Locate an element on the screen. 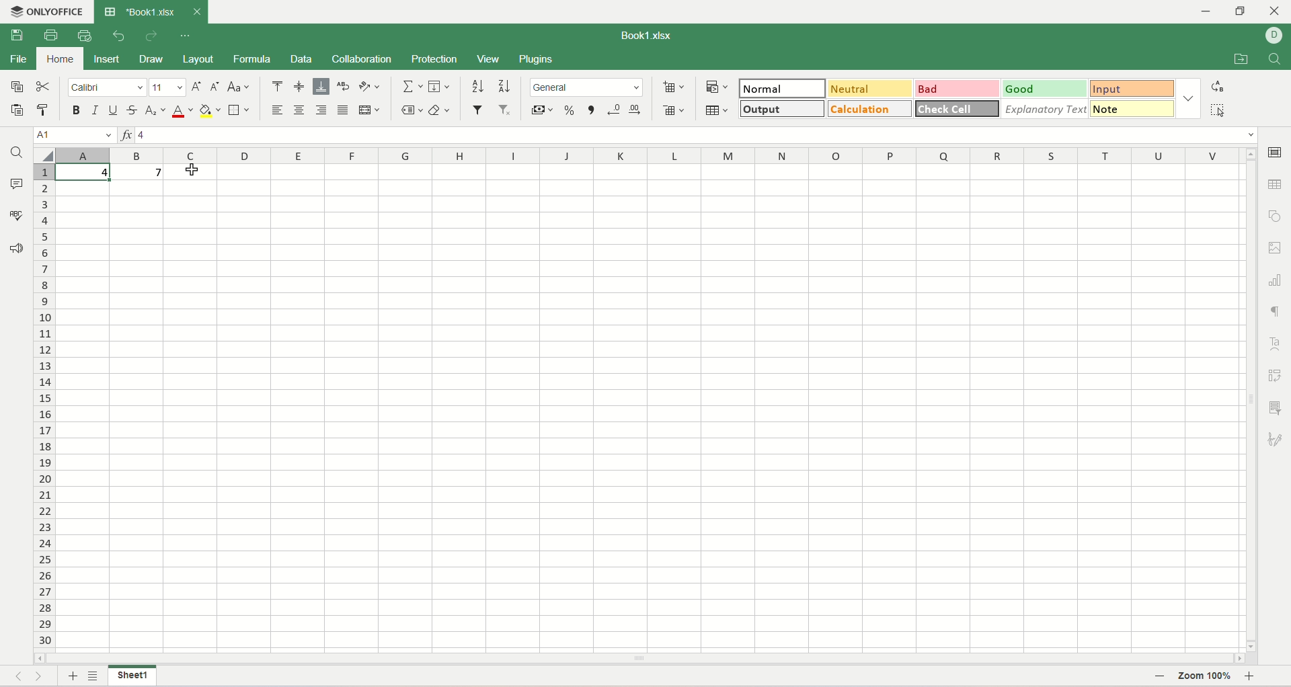  row number is located at coordinates (42, 403).